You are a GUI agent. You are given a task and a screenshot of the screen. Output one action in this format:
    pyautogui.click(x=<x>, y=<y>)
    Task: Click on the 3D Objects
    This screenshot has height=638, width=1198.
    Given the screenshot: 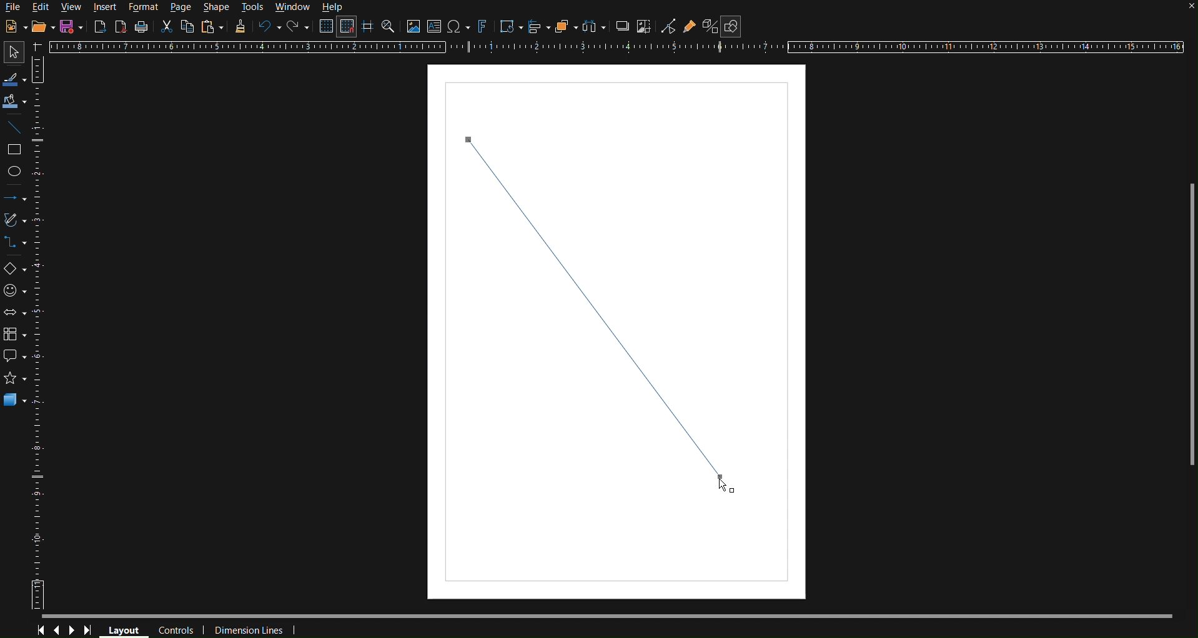 What is the action you would take?
    pyautogui.click(x=15, y=399)
    